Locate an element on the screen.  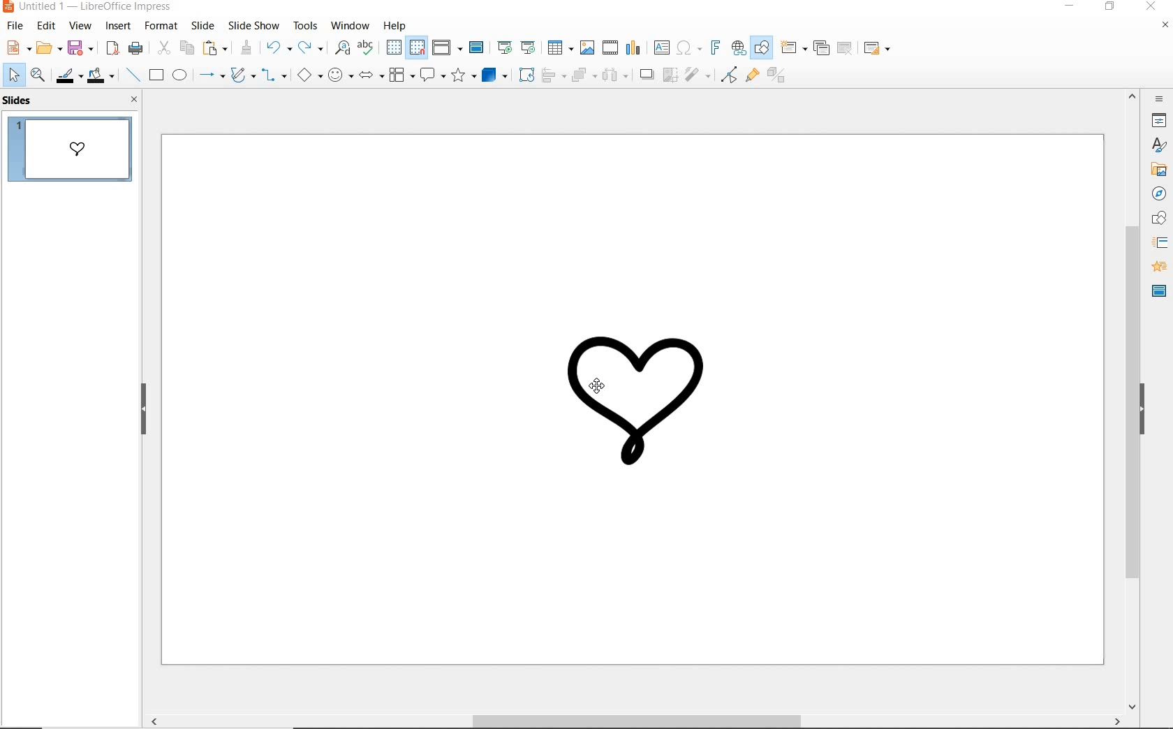
STYLES is located at coordinates (1159, 146).